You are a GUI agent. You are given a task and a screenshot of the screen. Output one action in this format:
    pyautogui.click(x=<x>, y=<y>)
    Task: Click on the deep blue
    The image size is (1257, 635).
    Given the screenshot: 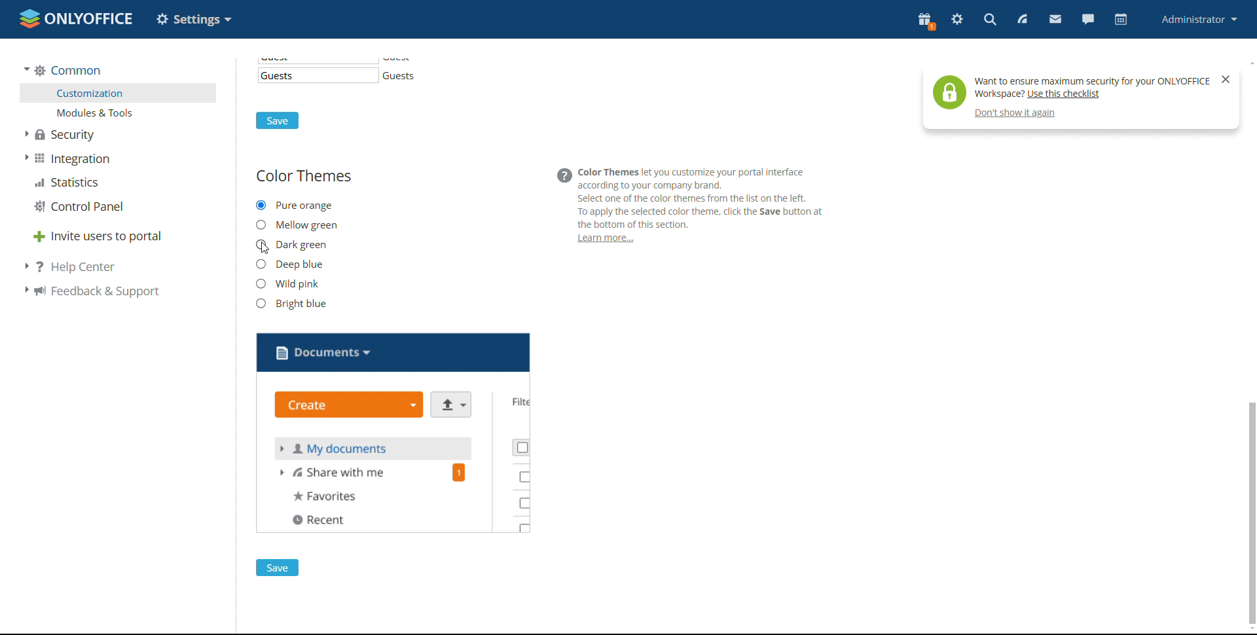 What is the action you would take?
    pyautogui.click(x=289, y=264)
    